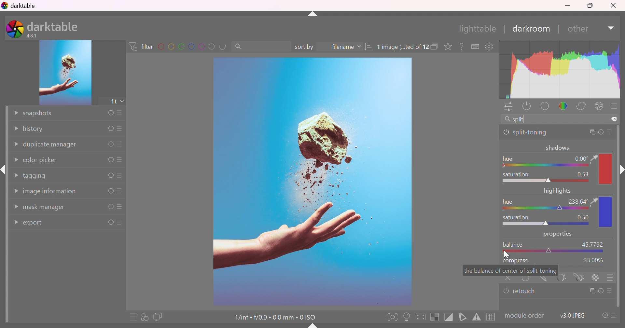 This screenshot has width=625, height=328. Describe the element at coordinates (15, 222) in the screenshot. I see `Drop Down` at that location.